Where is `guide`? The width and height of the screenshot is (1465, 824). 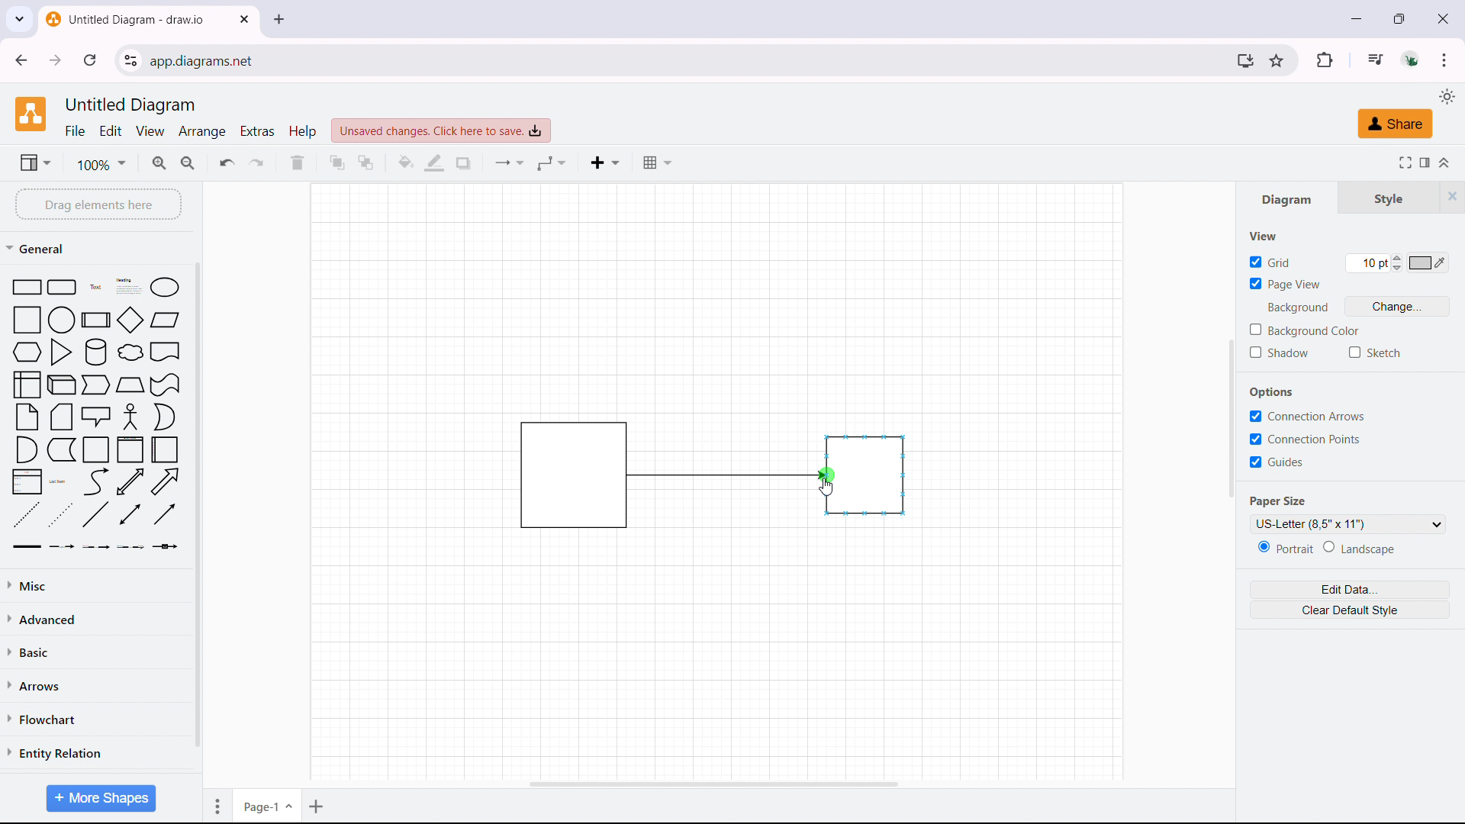
guide is located at coordinates (1276, 462).